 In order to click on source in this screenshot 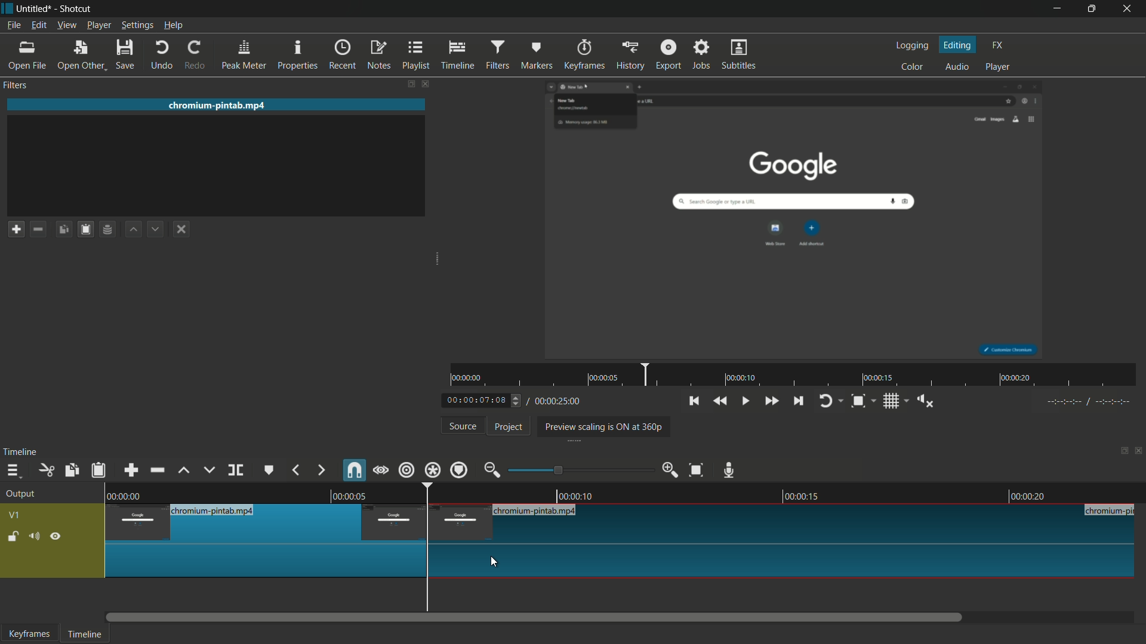, I will do `click(464, 426)`.